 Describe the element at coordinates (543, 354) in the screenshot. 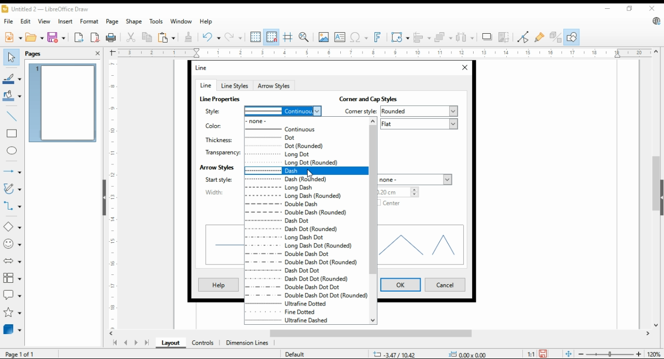

I see `save` at that location.